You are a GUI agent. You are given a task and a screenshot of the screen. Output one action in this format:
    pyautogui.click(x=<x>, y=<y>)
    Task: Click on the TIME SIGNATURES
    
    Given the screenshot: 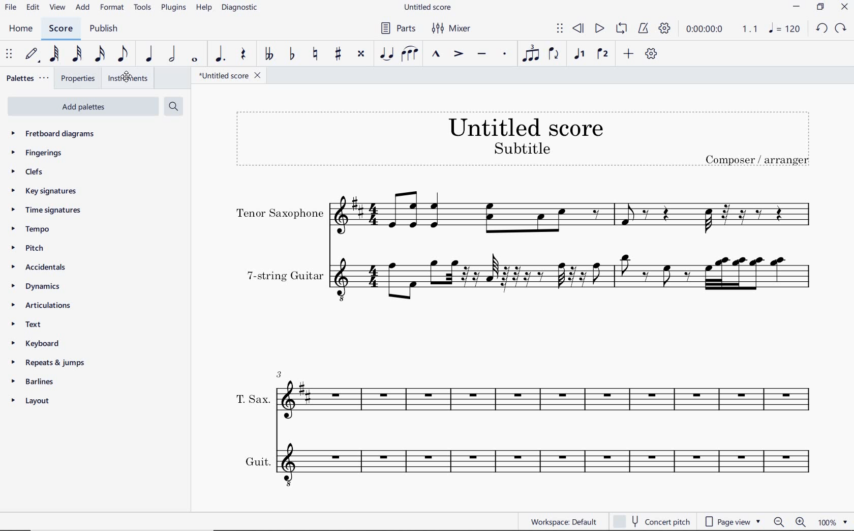 What is the action you would take?
    pyautogui.click(x=47, y=210)
    